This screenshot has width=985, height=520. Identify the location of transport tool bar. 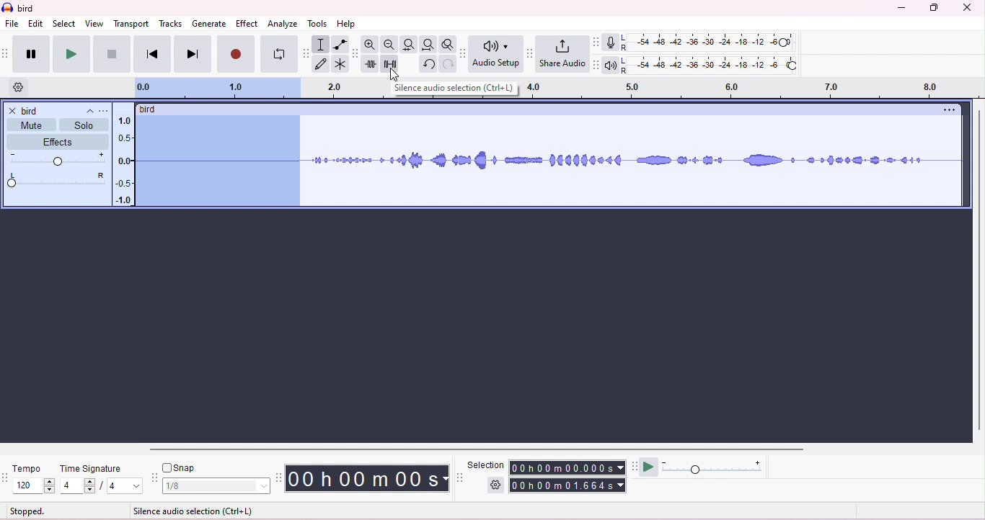
(6, 52).